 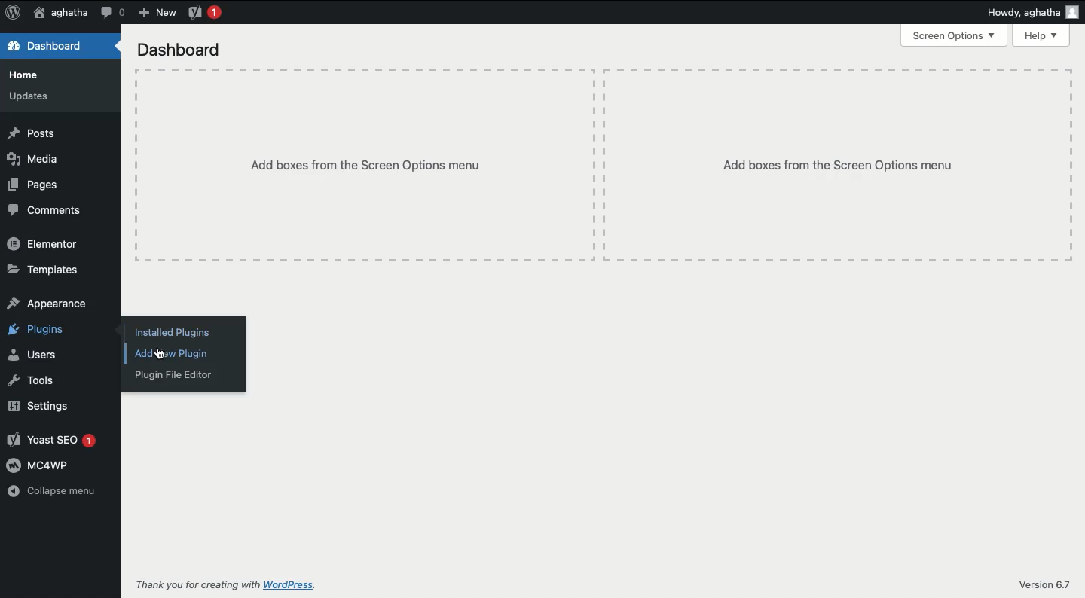 What do you see at coordinates (41, 405) in the screenshot?
I see `Settings` at bounding box center [41, 405].